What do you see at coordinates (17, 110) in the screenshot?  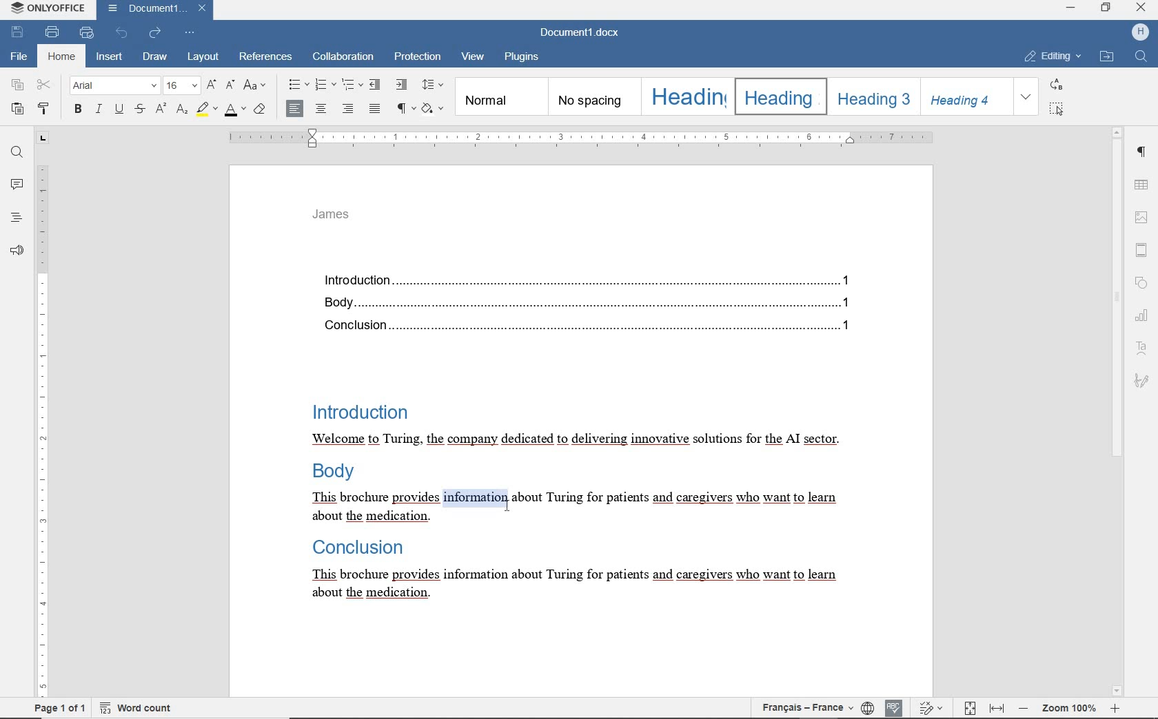 I see `PASTE` at bounding box center [17, 110].